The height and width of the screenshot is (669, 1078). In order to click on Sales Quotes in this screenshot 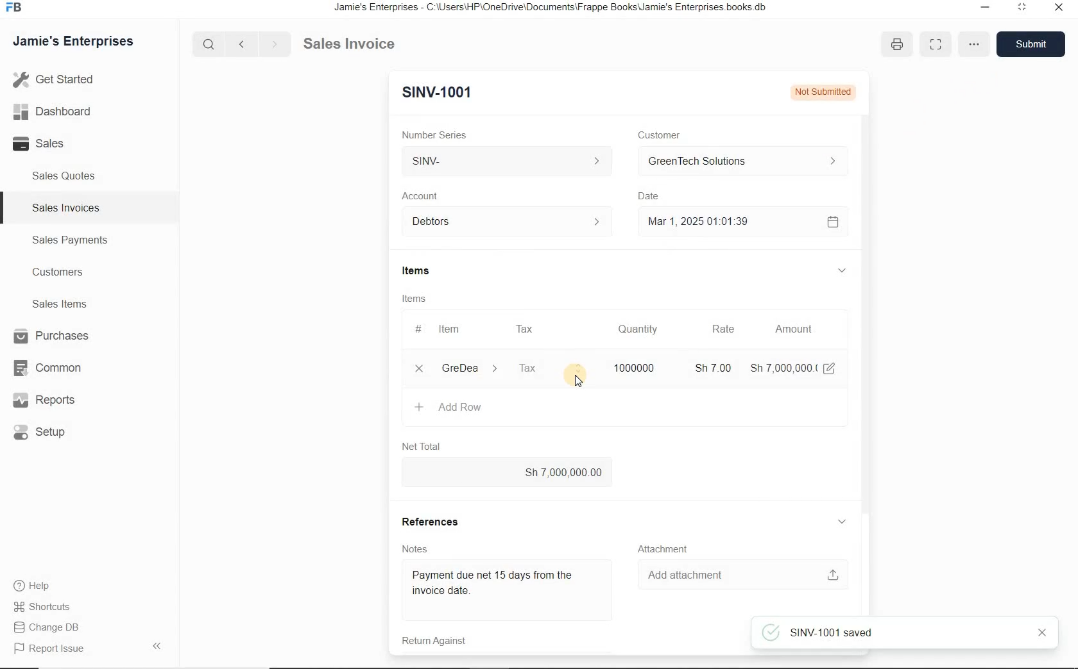, I will do `click(65, 178)`.